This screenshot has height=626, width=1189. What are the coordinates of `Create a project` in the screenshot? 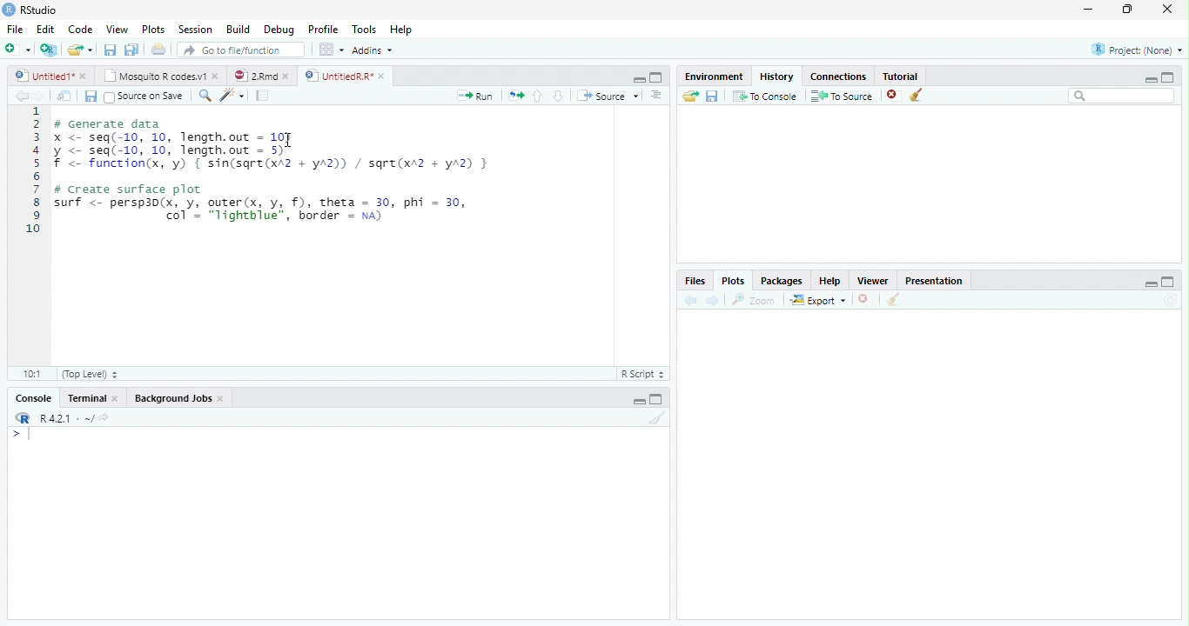 It's located at (47, 50).